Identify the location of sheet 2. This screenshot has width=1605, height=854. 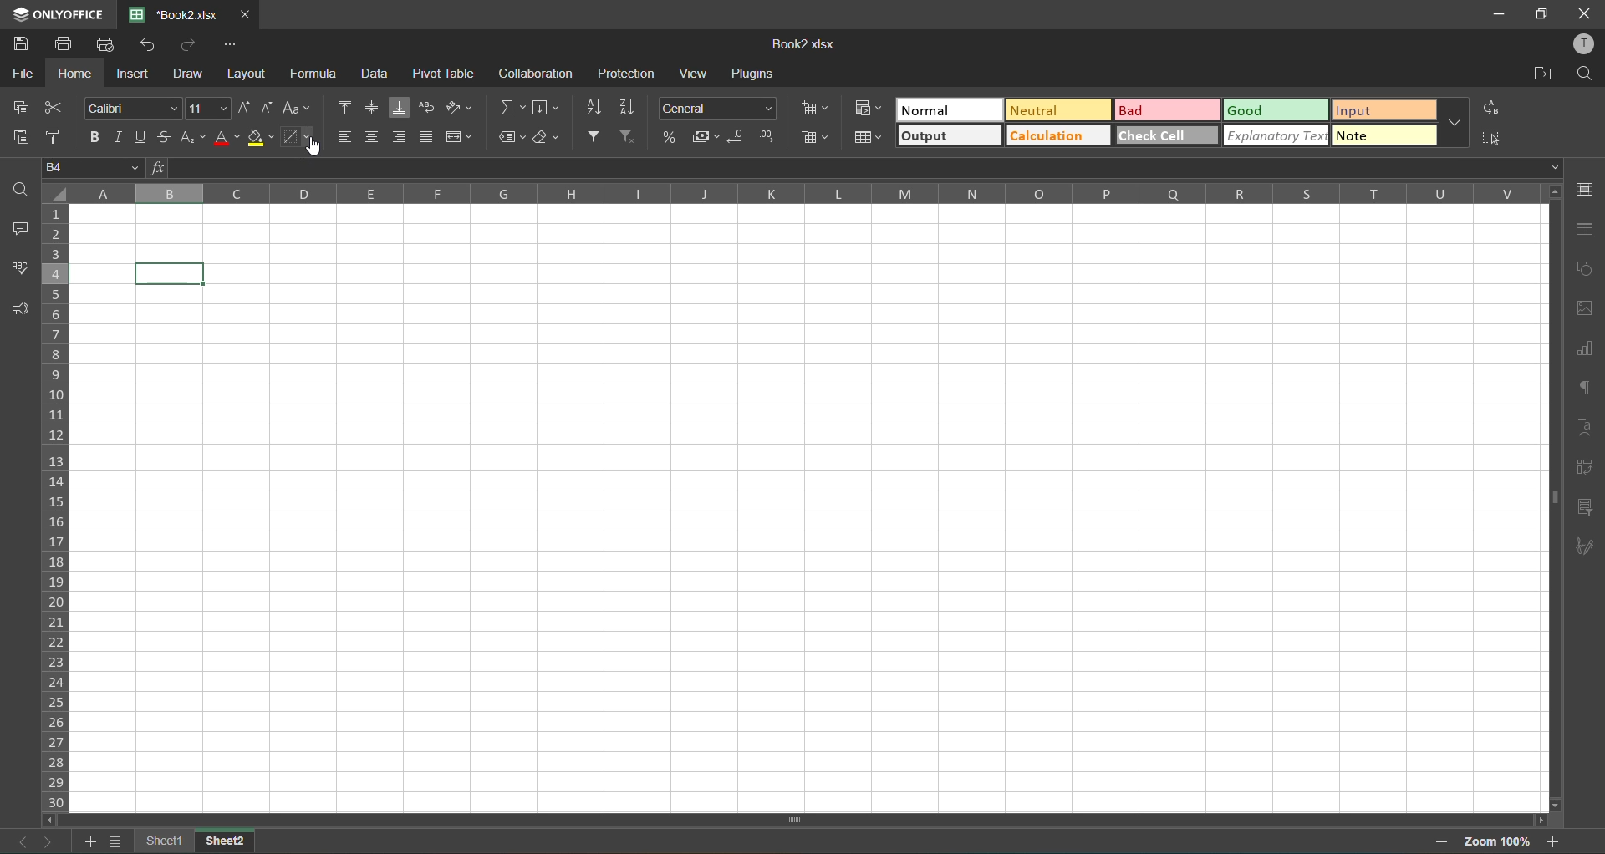
(226, 841).